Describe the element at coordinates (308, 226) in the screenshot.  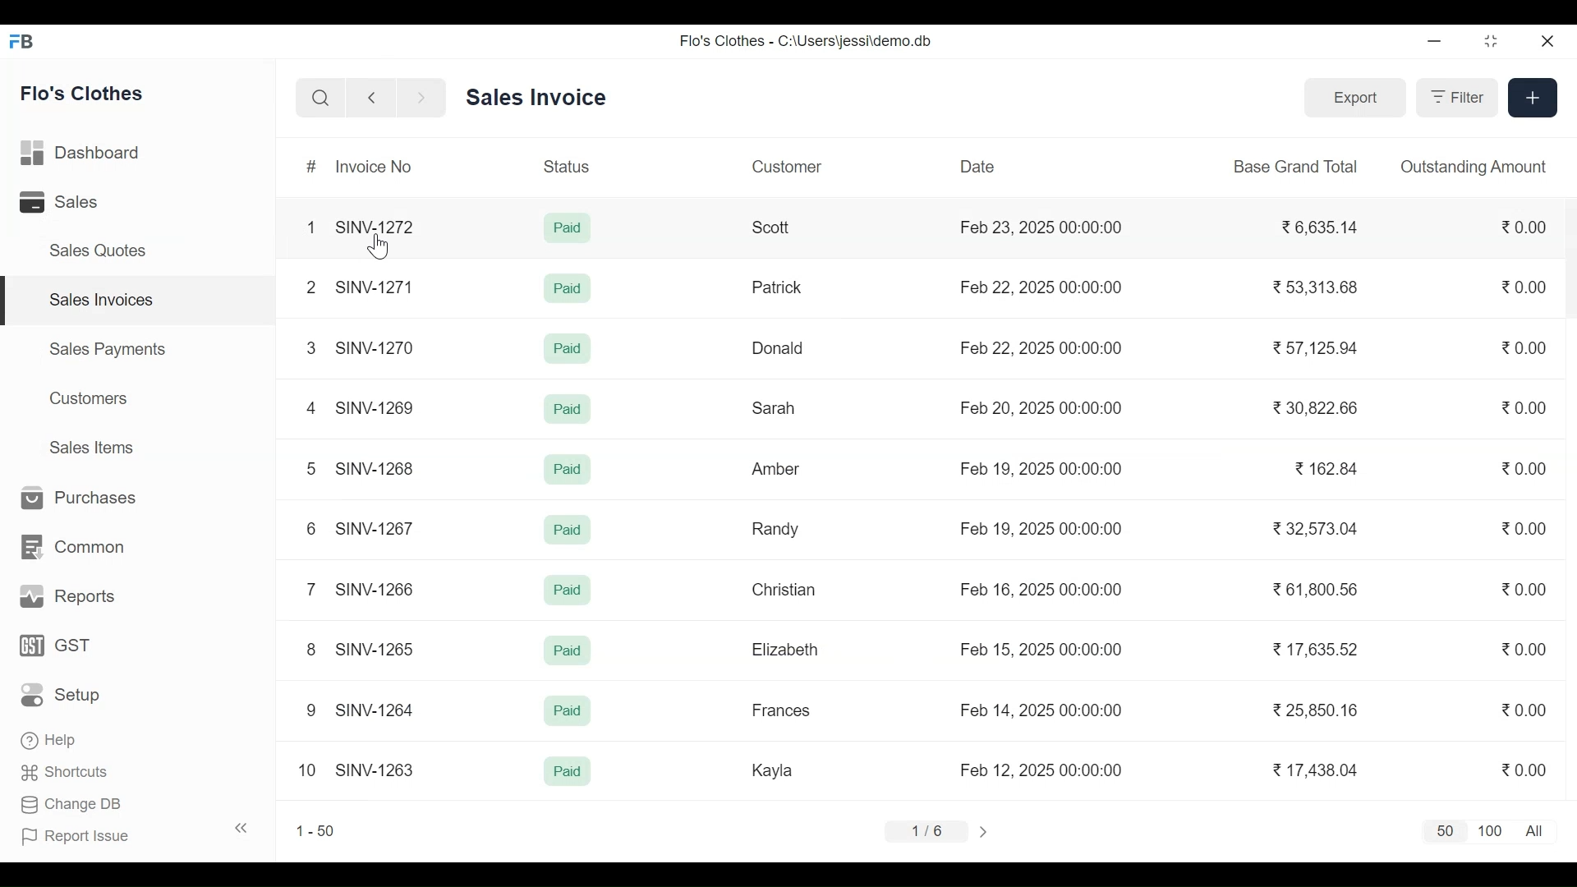
I see `1` at that location.